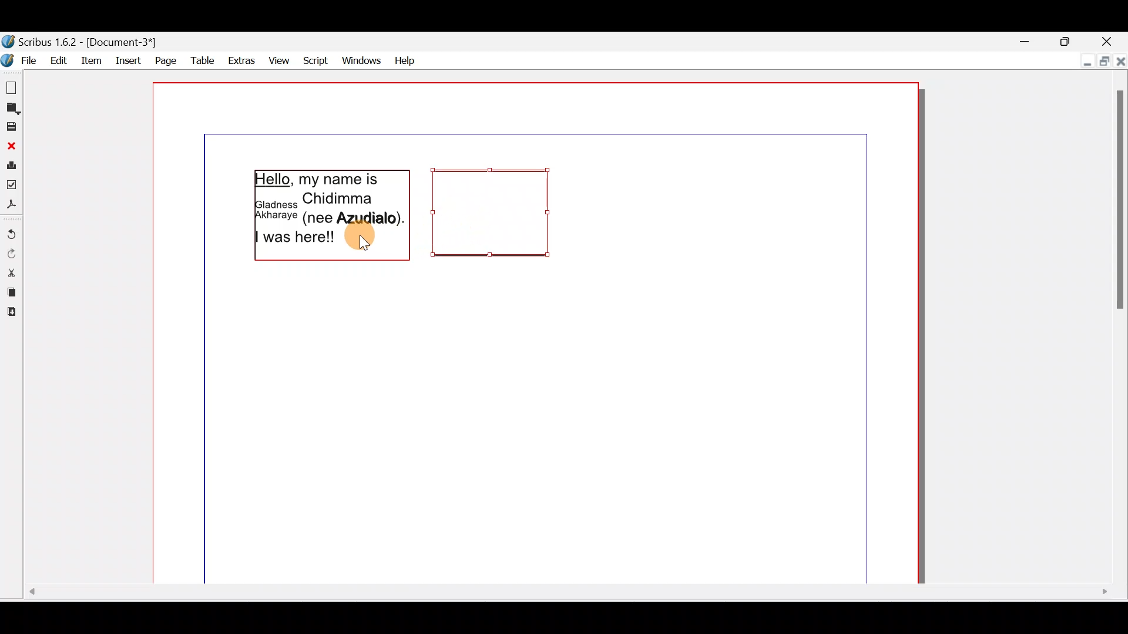 This screenshot has width=1128, height=634. What do you see at coordinates (21, 59) in the screenshot?
I see `File` at bounding box center [21, 59].